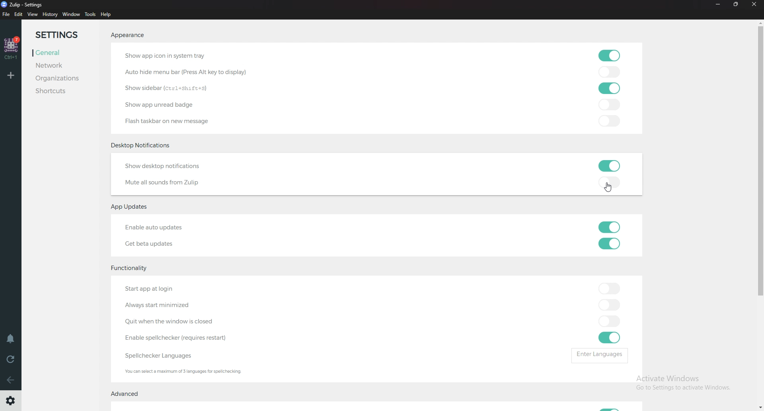 This screenshot has width=764, height=411. Describe the element at coordinates (12, 401) in the screenshot. I see `settings` at that location.